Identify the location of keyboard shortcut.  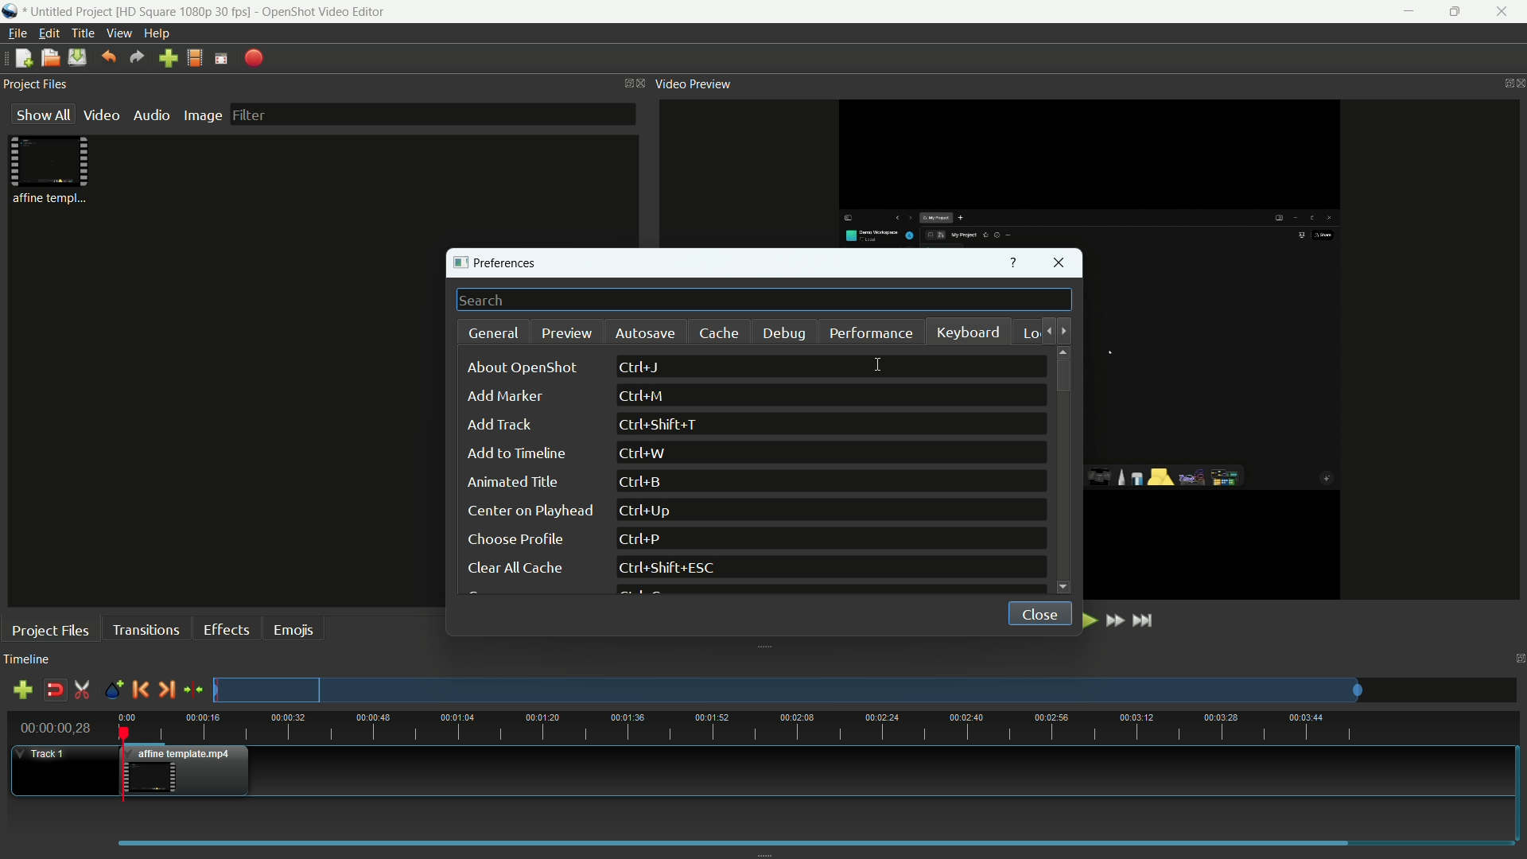
(670, 569).